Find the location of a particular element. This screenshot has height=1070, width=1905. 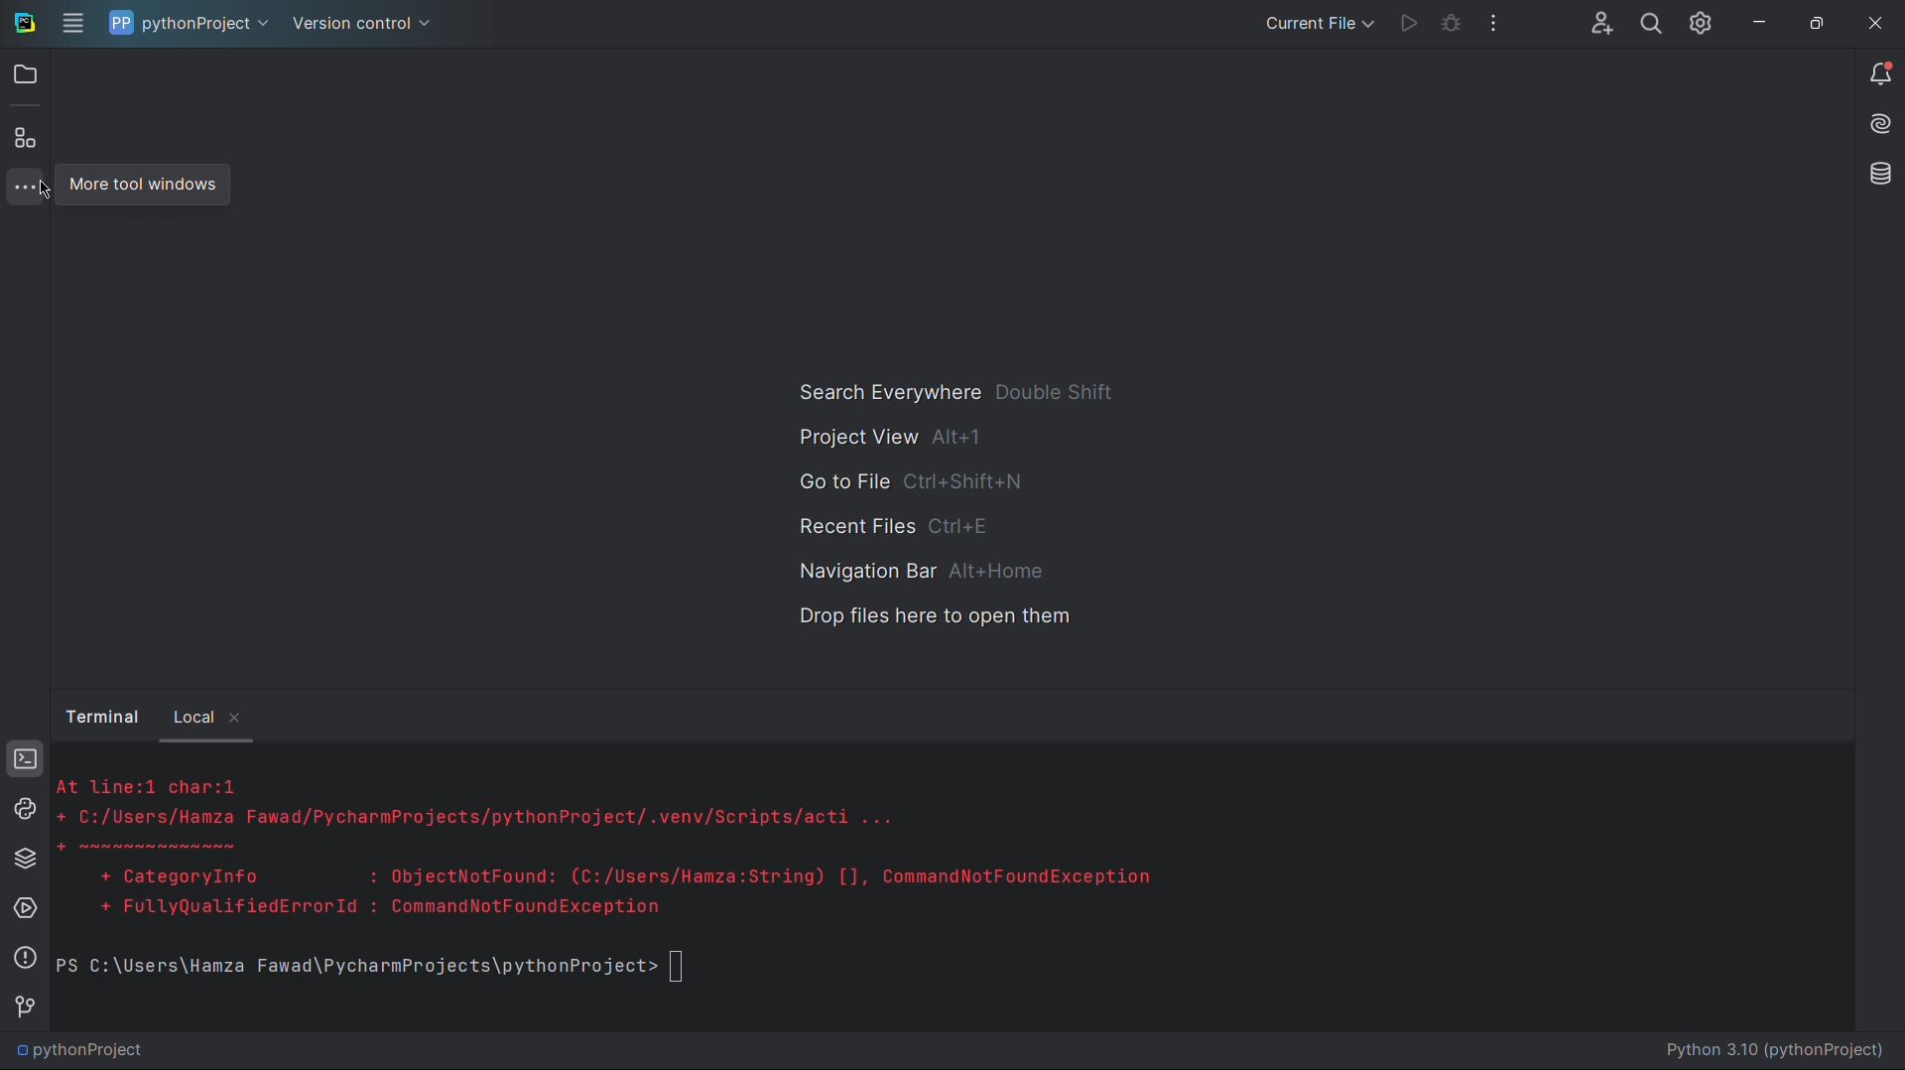

Current File is located at coordinates (1315, 19).